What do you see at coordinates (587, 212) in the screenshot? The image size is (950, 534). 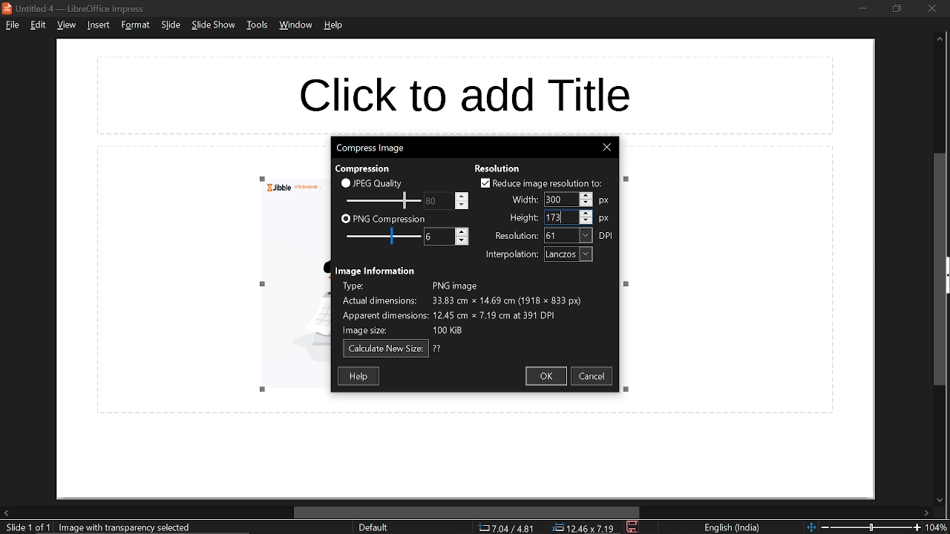 I see `Increase ` at bounding box center [587, 212].